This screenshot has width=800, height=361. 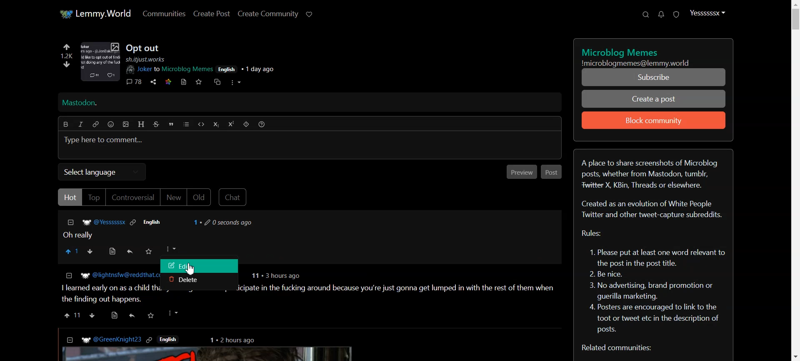 What do you see at coordinates (96, 124) in the screenshot?
I see `Hyperlink` at bounding box center [96, 124].